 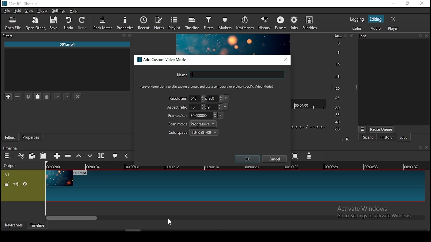 What do you see at coordinates (337, 52) in the screenshot?
I see `-5` at bounding box center [337, 52].